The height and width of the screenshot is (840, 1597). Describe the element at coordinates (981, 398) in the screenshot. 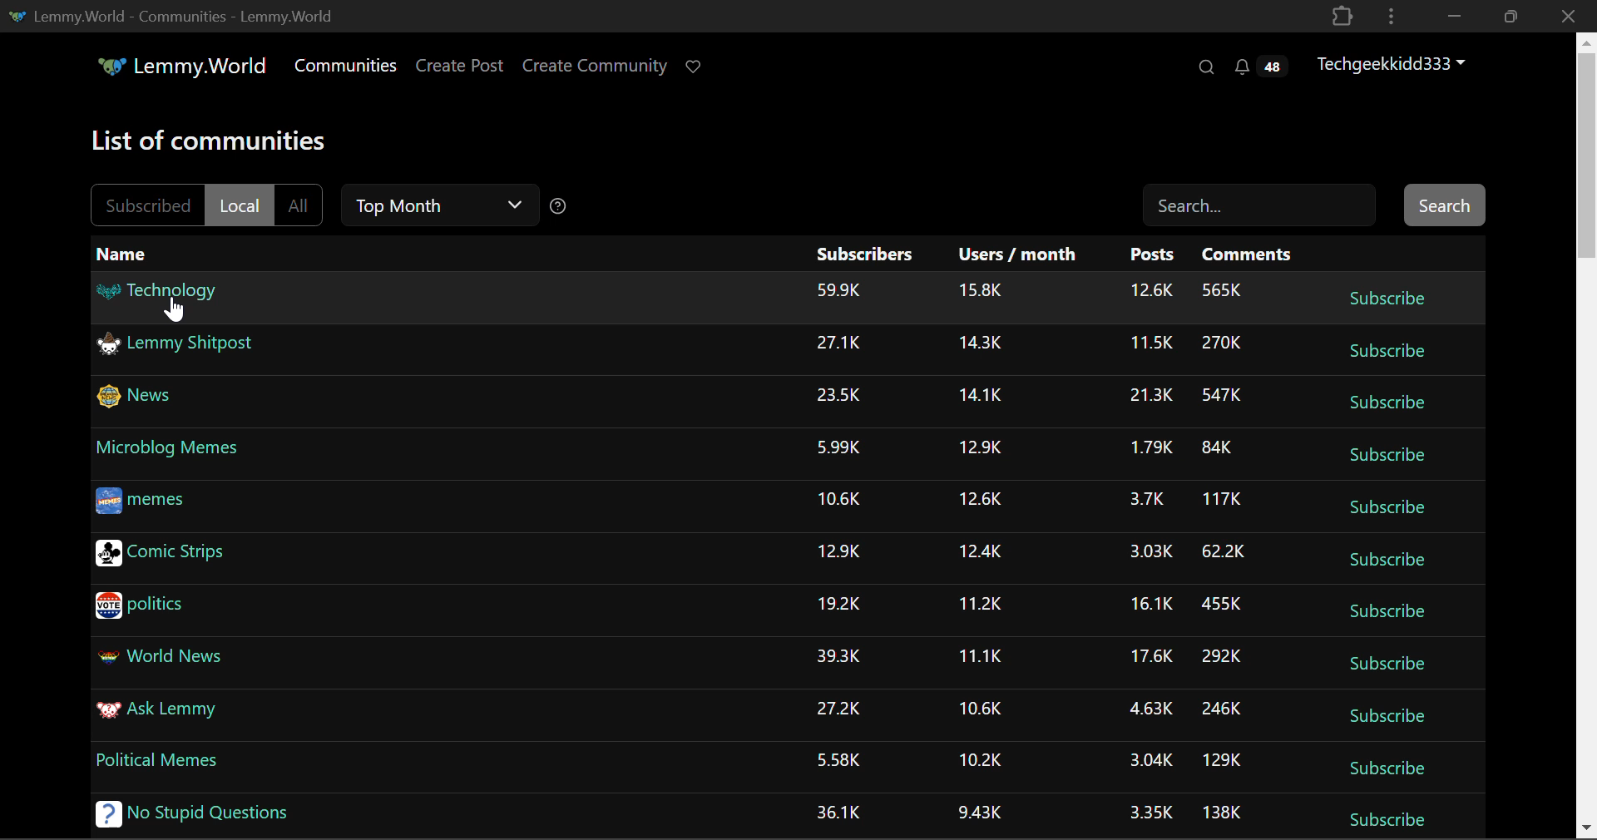

I see `Amount ` at that location.